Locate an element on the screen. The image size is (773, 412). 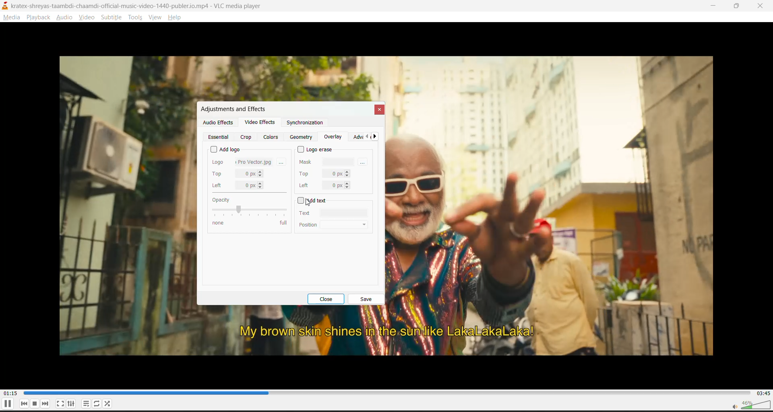
playlist is located at coordinates (85, 404).